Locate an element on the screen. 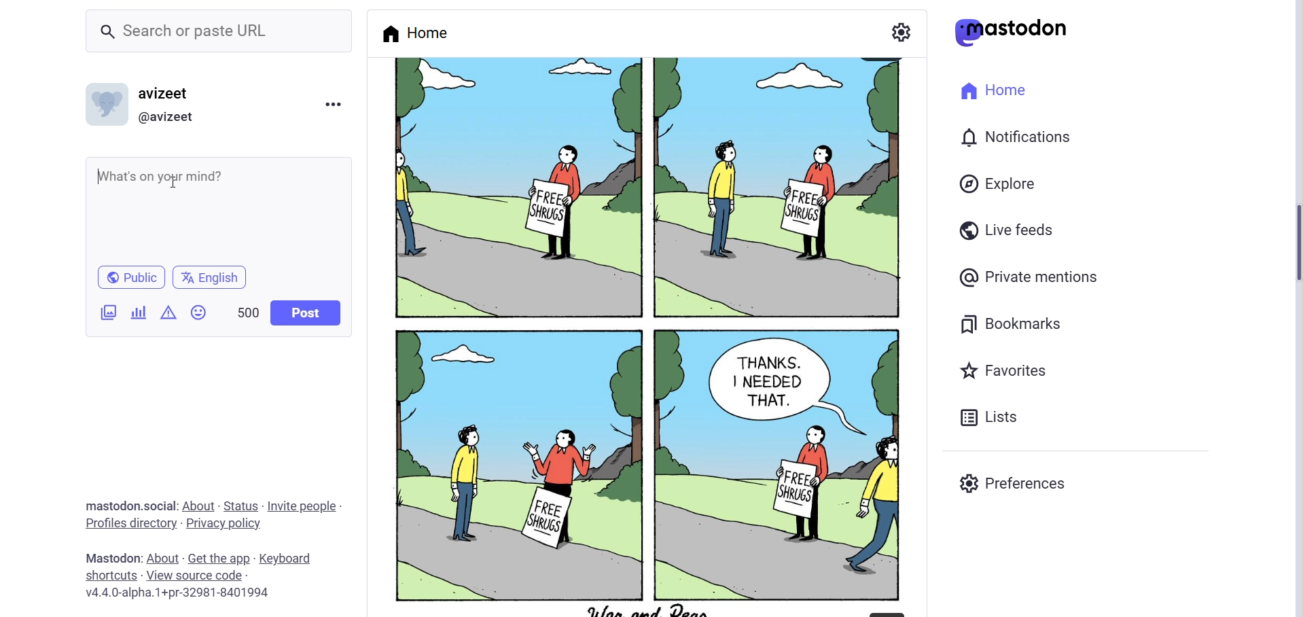 The image size is (1303, 617). Invite People is located at coordinates (306, 508).